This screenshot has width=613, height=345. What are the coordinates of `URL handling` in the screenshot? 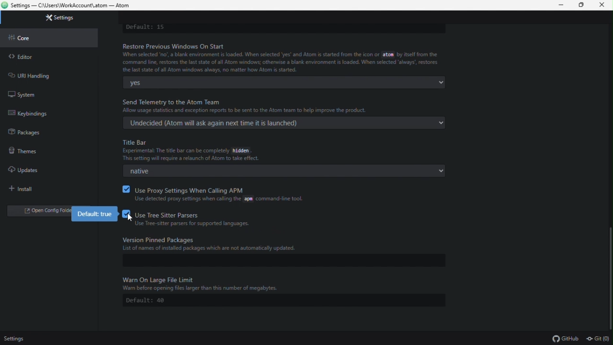 It's located at (33, 75).